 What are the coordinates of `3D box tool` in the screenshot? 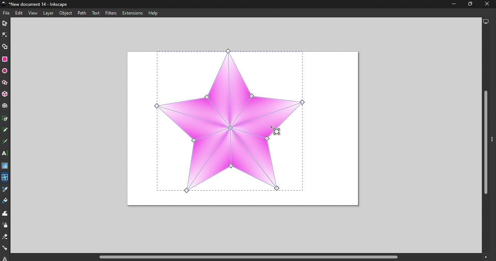 It's located at (5, 95).